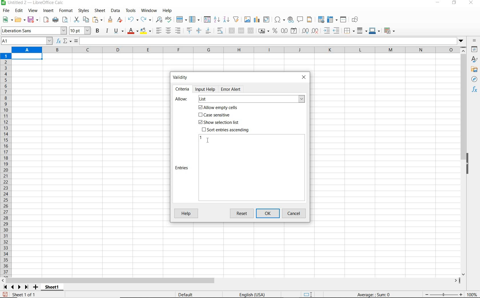 The width and height of the screenshot is (480, 298). I want to click on number 1, so click(201, 138).